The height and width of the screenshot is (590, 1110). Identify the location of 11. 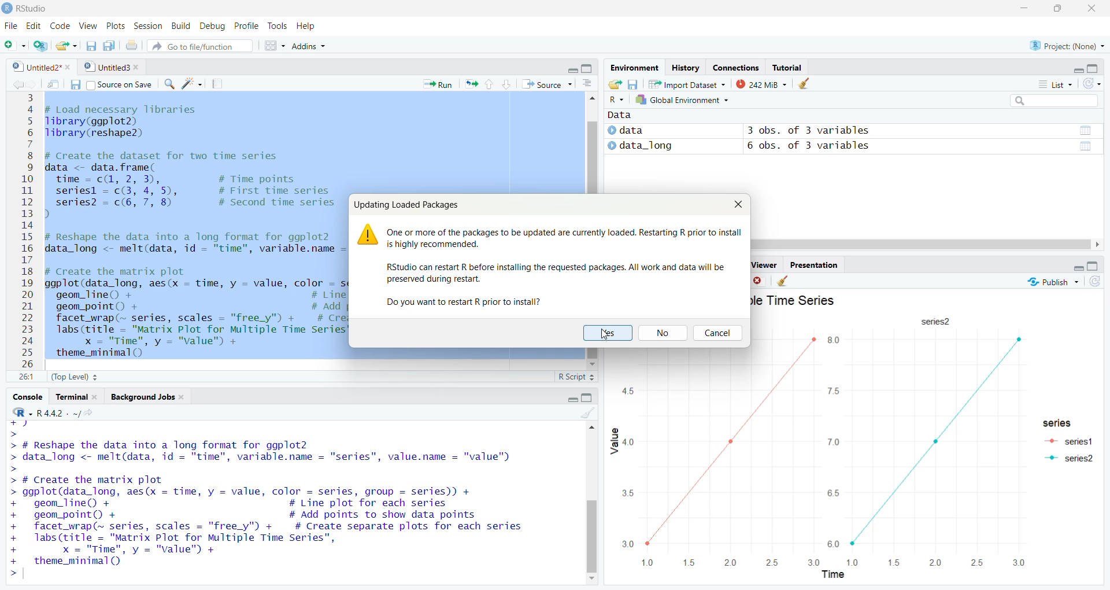
(27, 377).